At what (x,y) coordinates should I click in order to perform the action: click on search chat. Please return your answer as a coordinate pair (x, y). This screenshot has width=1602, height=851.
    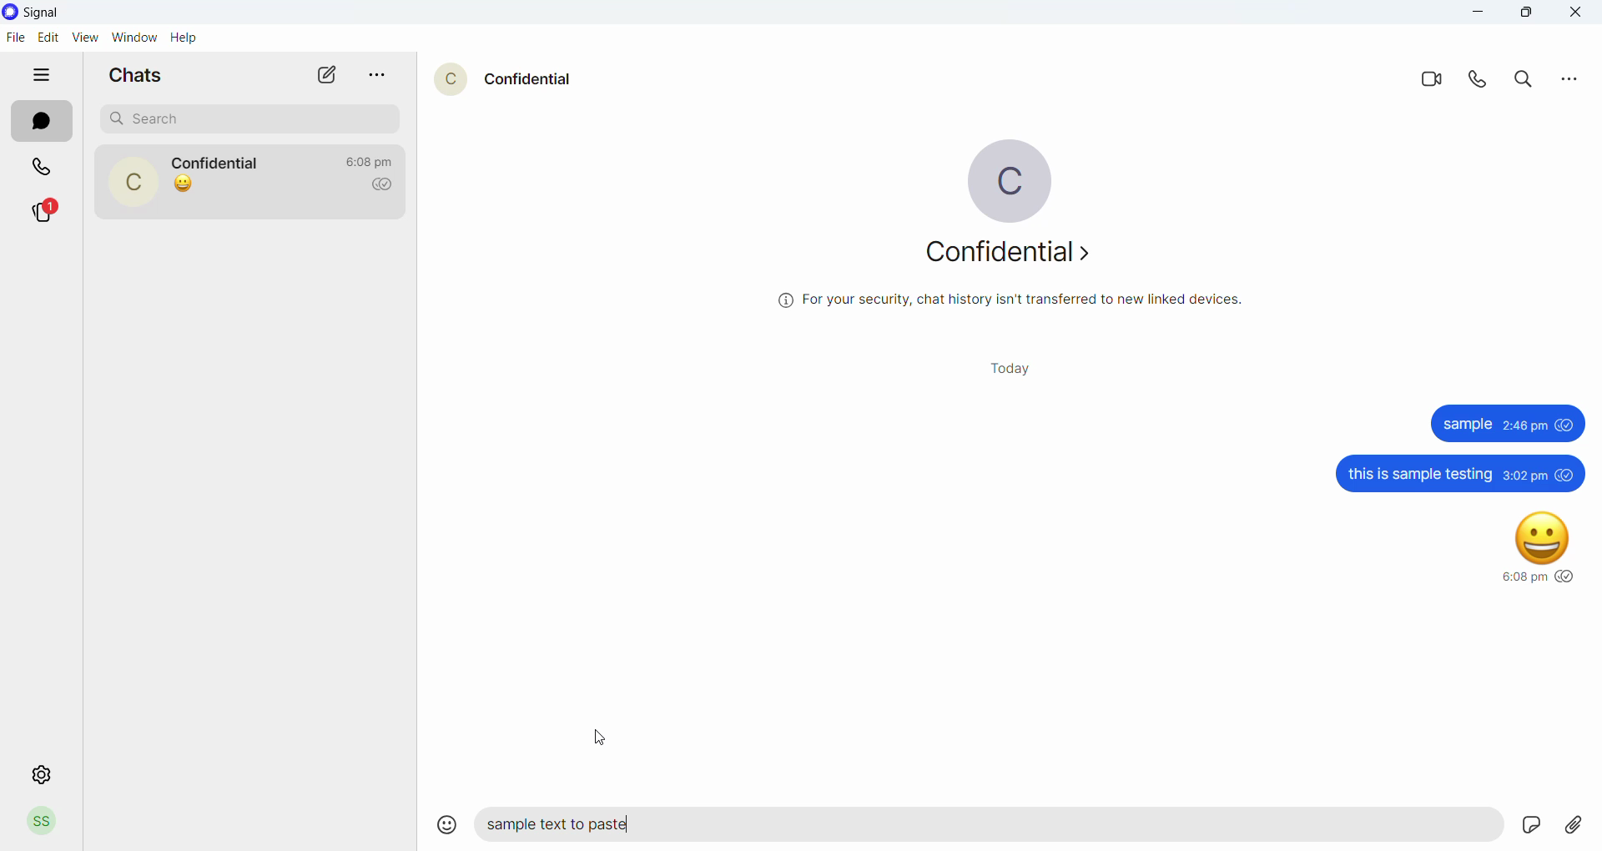
    Looking at the image, I should click on (254, 118).